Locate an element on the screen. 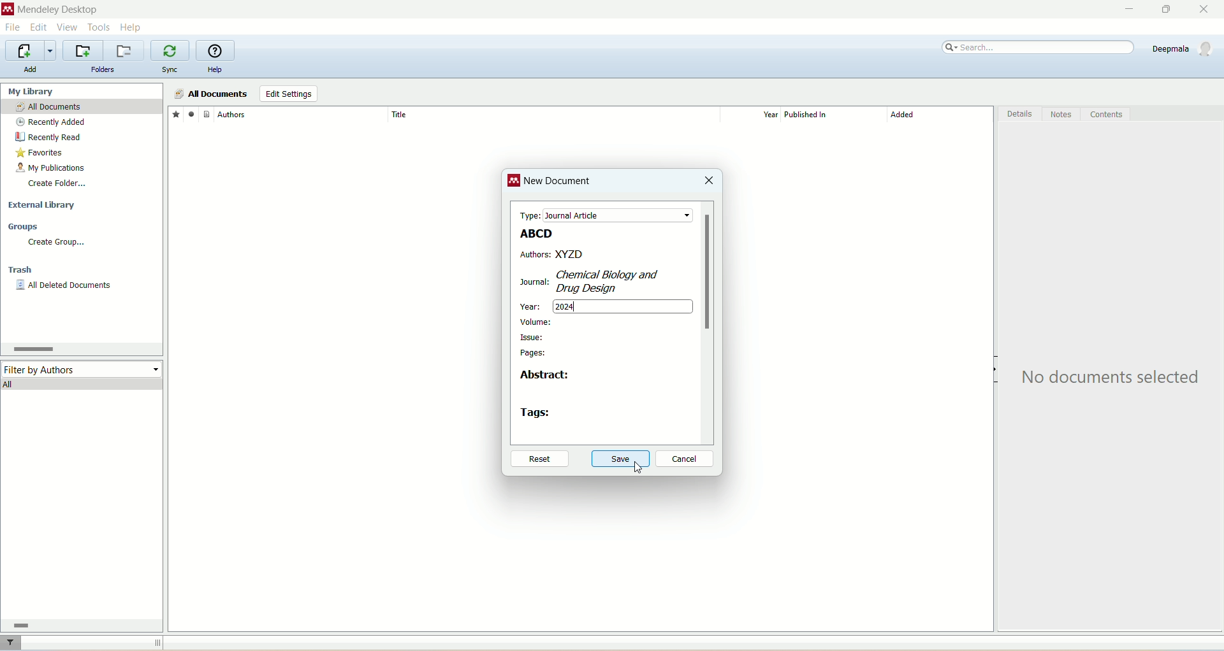  cursor is located at coordinates (634, 469).